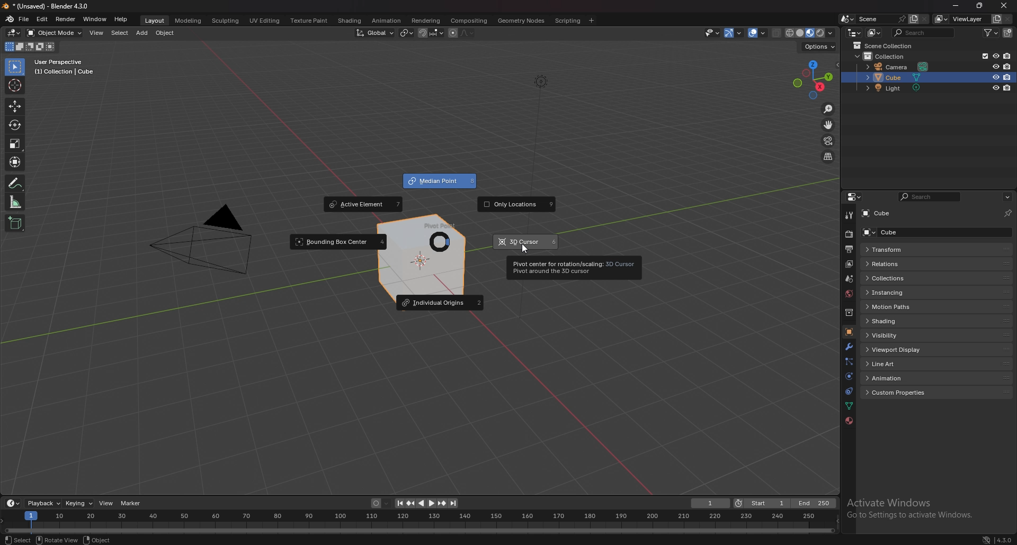 This screenshot has height=545, width=1017. What do you see at coordinates (65, 67) in the screenshot?
I see `info` at bounding box center [65, 67].